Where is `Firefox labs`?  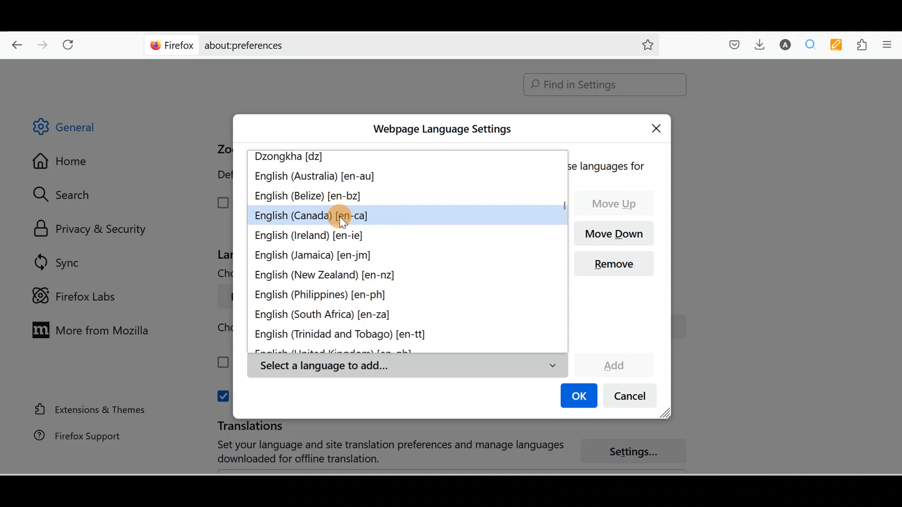 Firefox labs is located at coordinates (77, 296).